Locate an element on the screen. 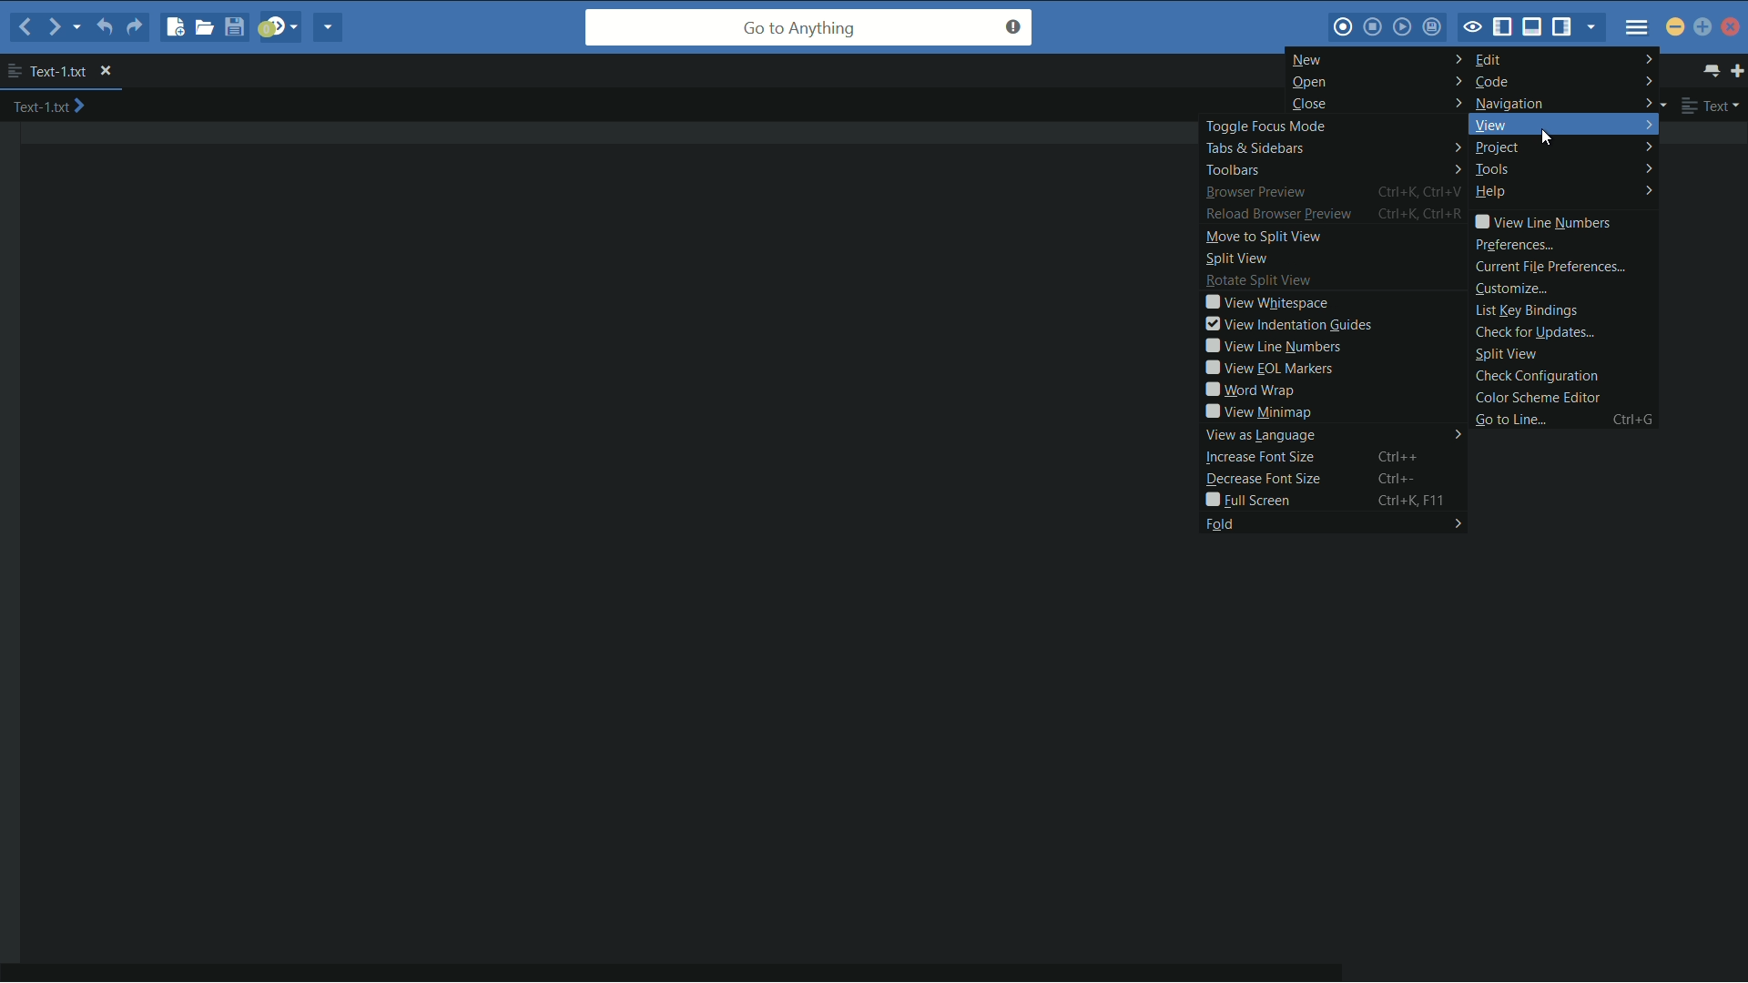 This screenshot has width=1748, height=983. view is located at coordinates (1559, 125).